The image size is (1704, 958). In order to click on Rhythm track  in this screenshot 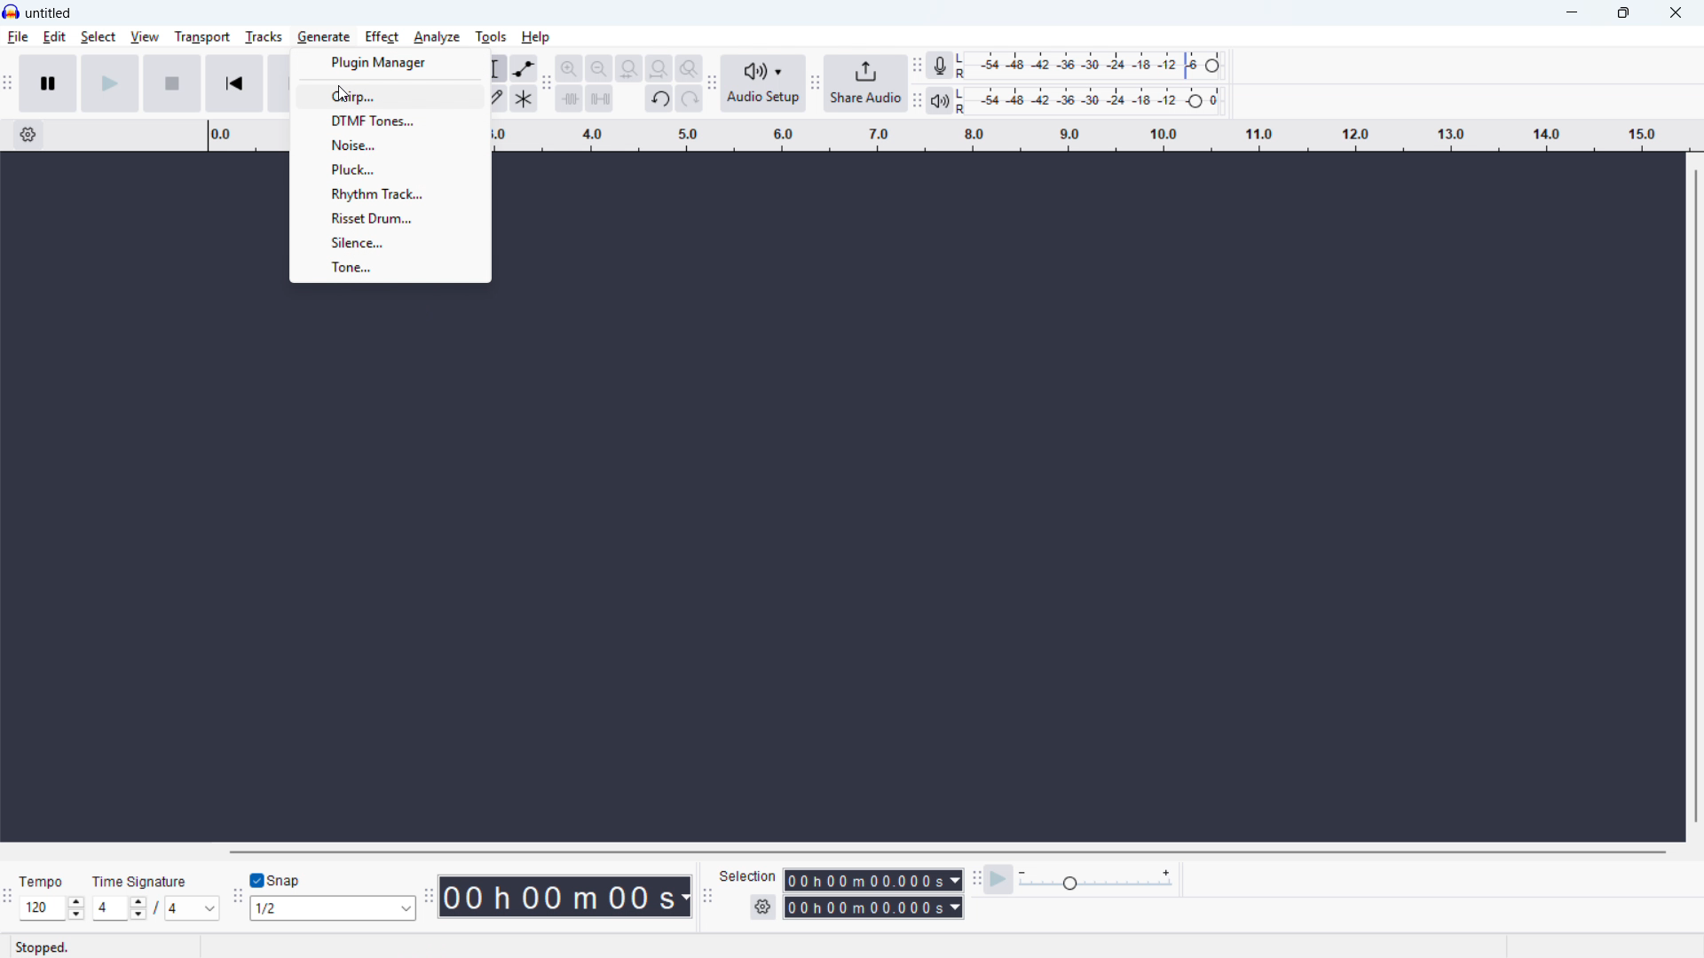, I will do `click(389, 193)`.